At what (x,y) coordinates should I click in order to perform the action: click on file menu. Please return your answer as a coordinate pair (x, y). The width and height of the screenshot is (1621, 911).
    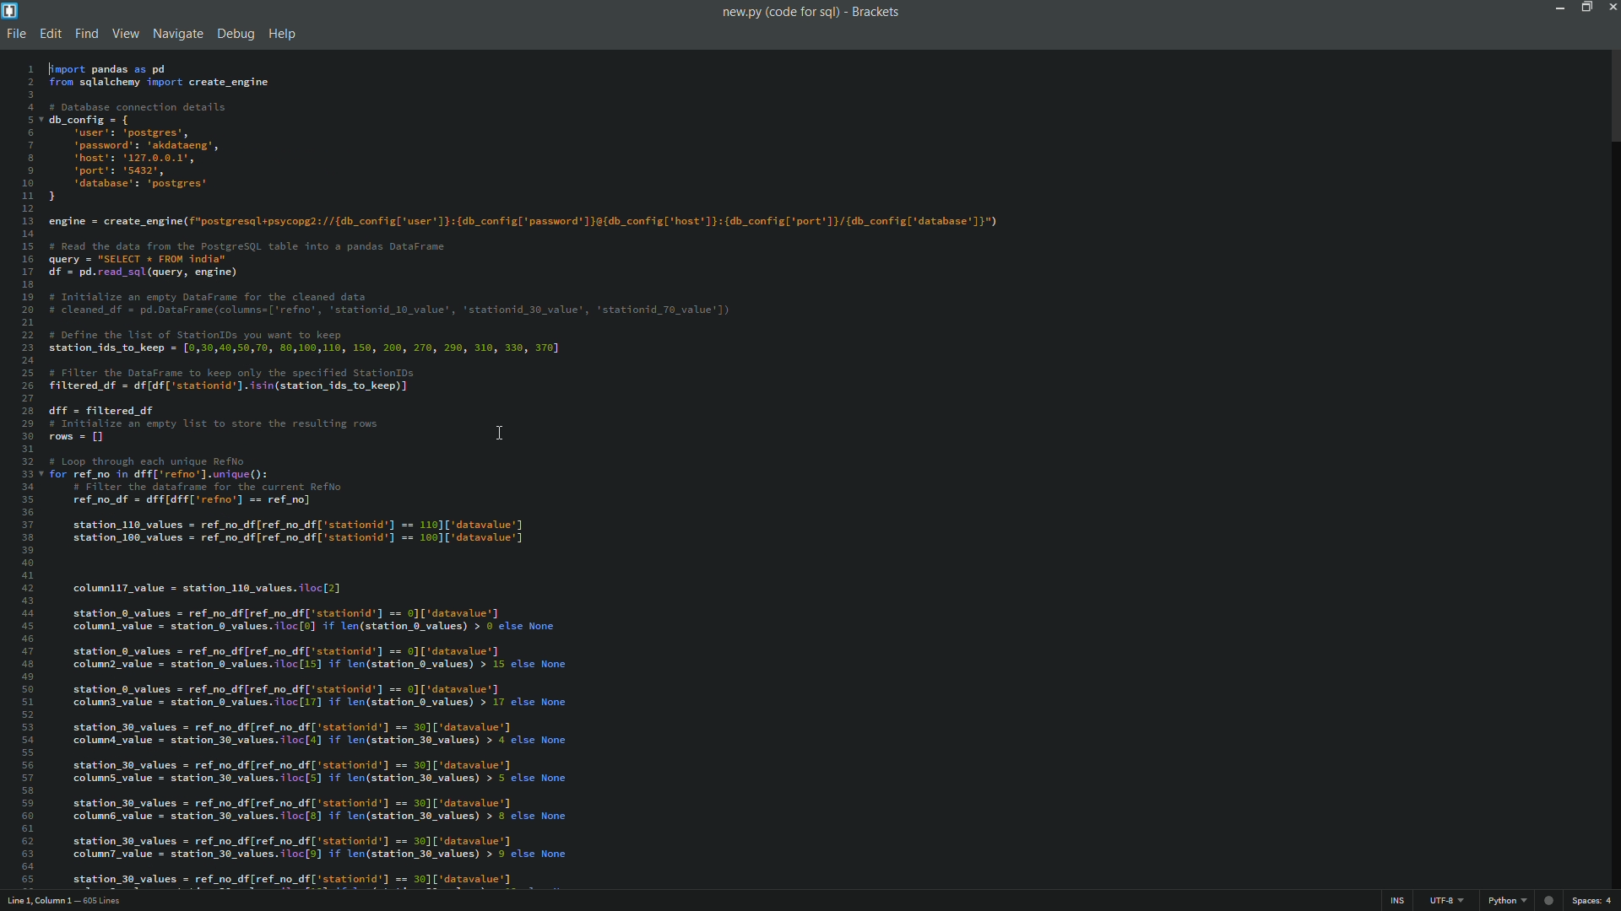
    Looking at the image, I should click on (15, 34).